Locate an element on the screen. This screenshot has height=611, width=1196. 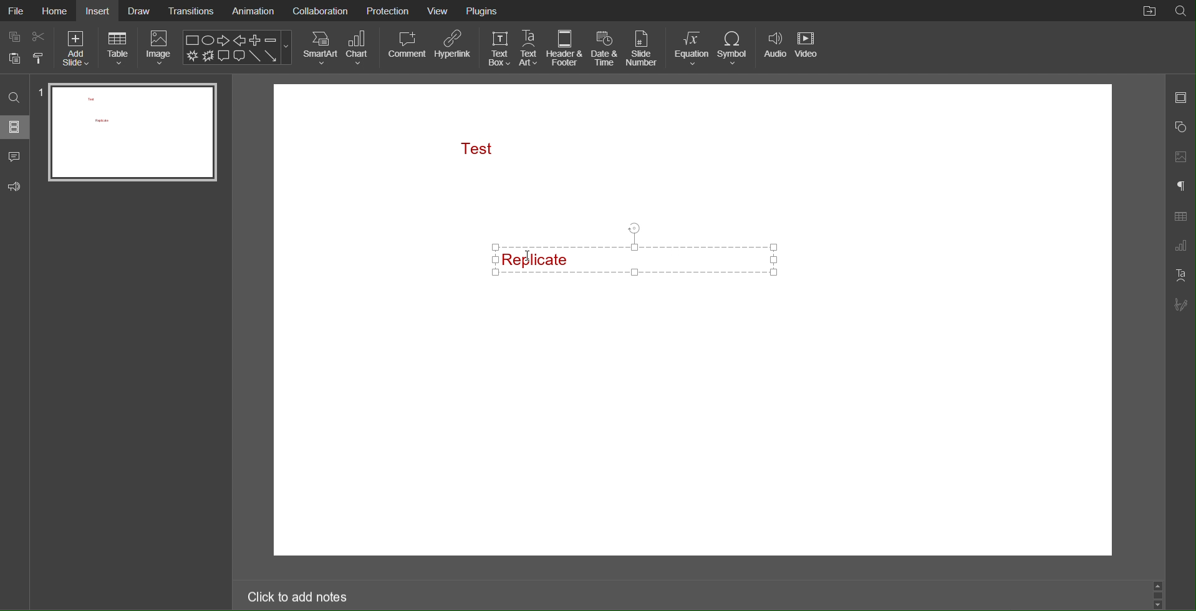
Comment is located at coordinates (14, 157).